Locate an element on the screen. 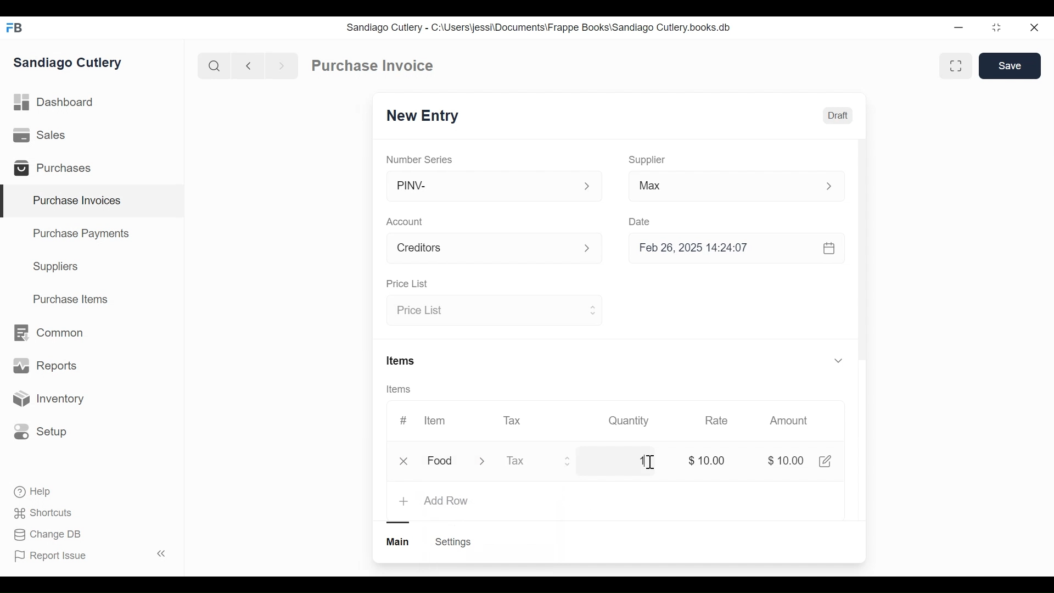 This screenshot has width=1054, height=593. Cursor is located at coordinates (649, 463).